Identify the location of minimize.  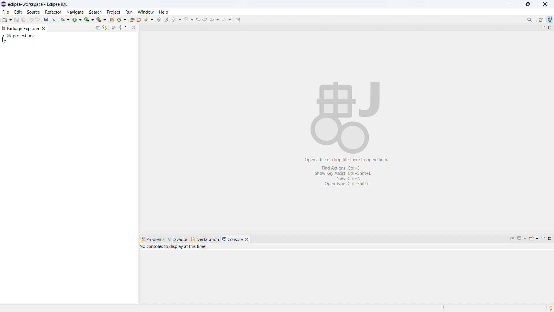
(511, 4).